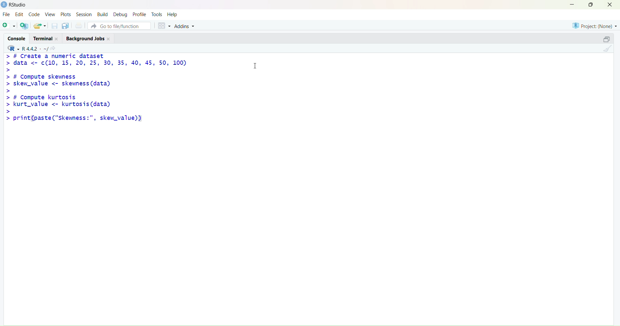 This screenshot has width=620, height=326. What do you see at coordinates (66, 14) in the screenshot?
I see `Plots` at bounding box center [66, 14].